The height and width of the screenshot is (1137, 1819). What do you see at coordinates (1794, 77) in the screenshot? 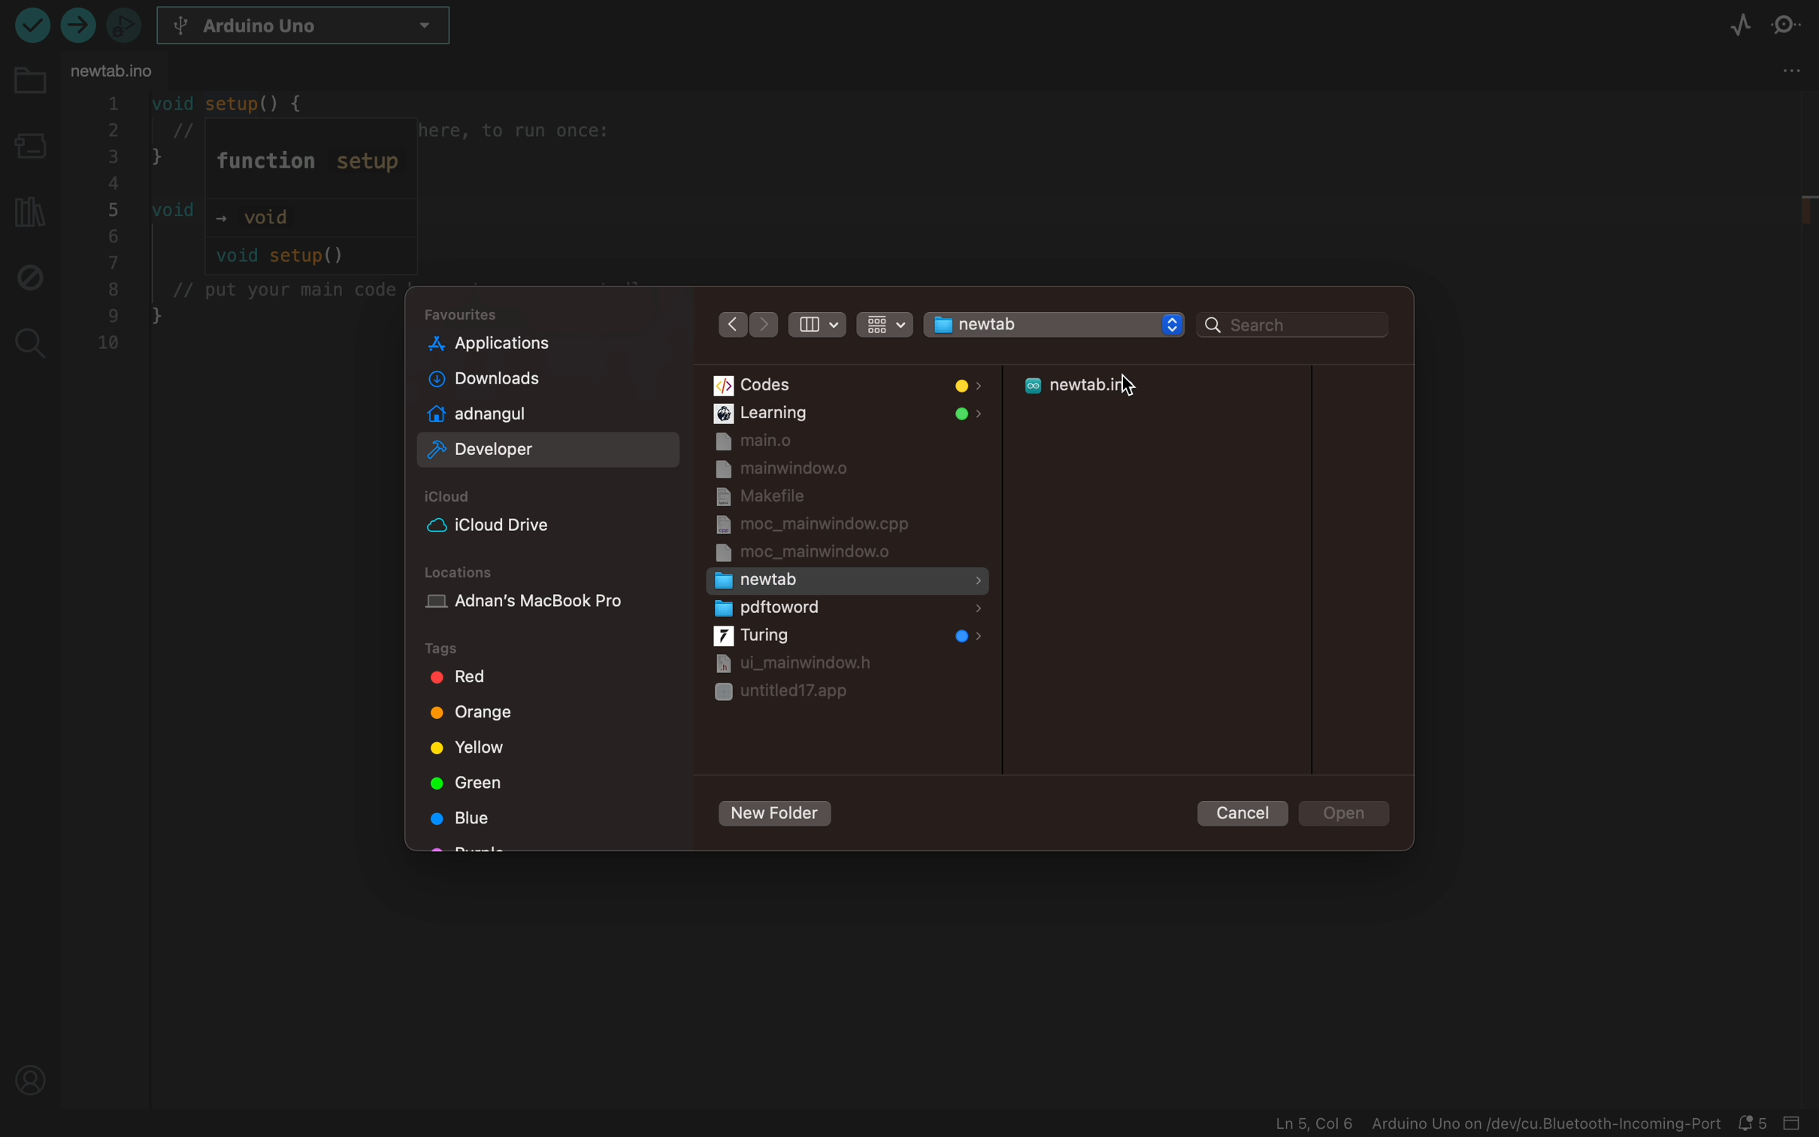
I see `setting` at bounding box center [1794, 77].